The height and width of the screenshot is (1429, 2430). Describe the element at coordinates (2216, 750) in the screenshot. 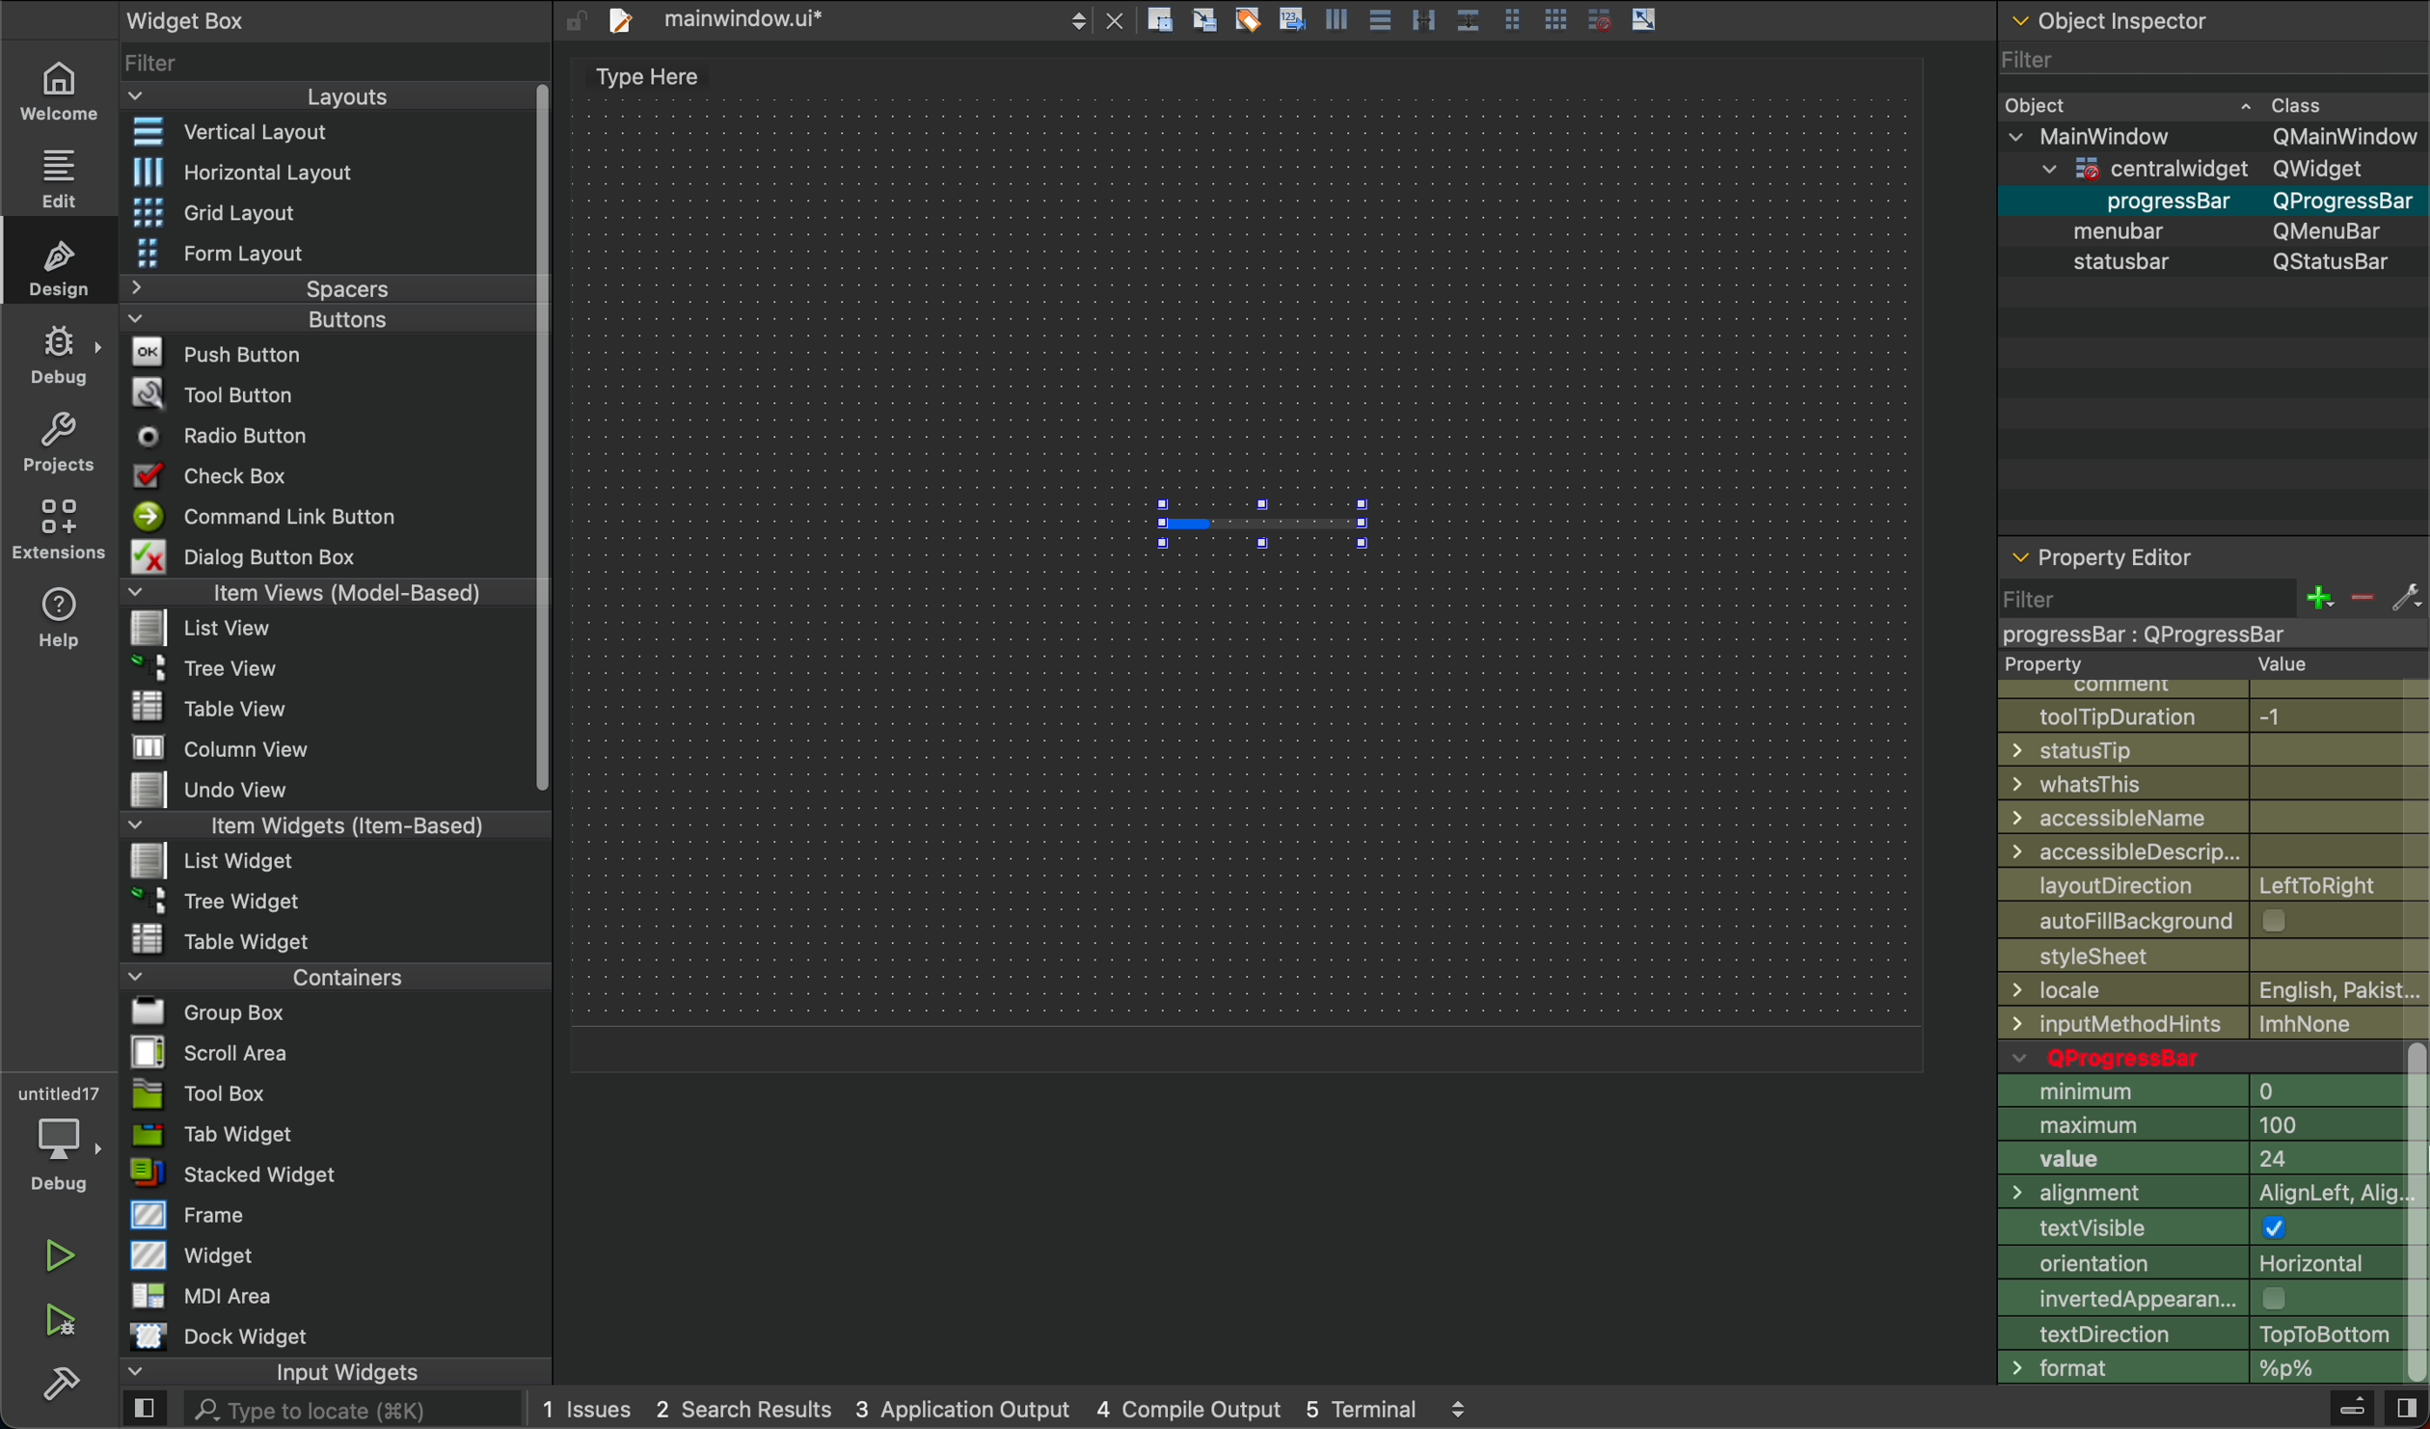

I see `statustip` at that location.